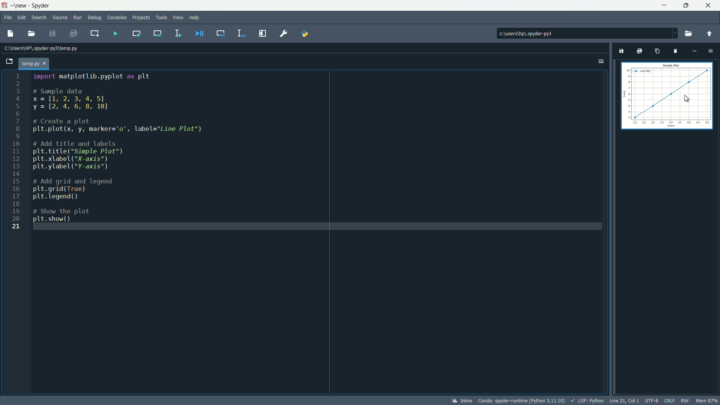 This screenshot has width=720, height=405. Describe the element at coordinates (156, 34) in the screenshot. I see `run current cell and go to the next one` at that location.